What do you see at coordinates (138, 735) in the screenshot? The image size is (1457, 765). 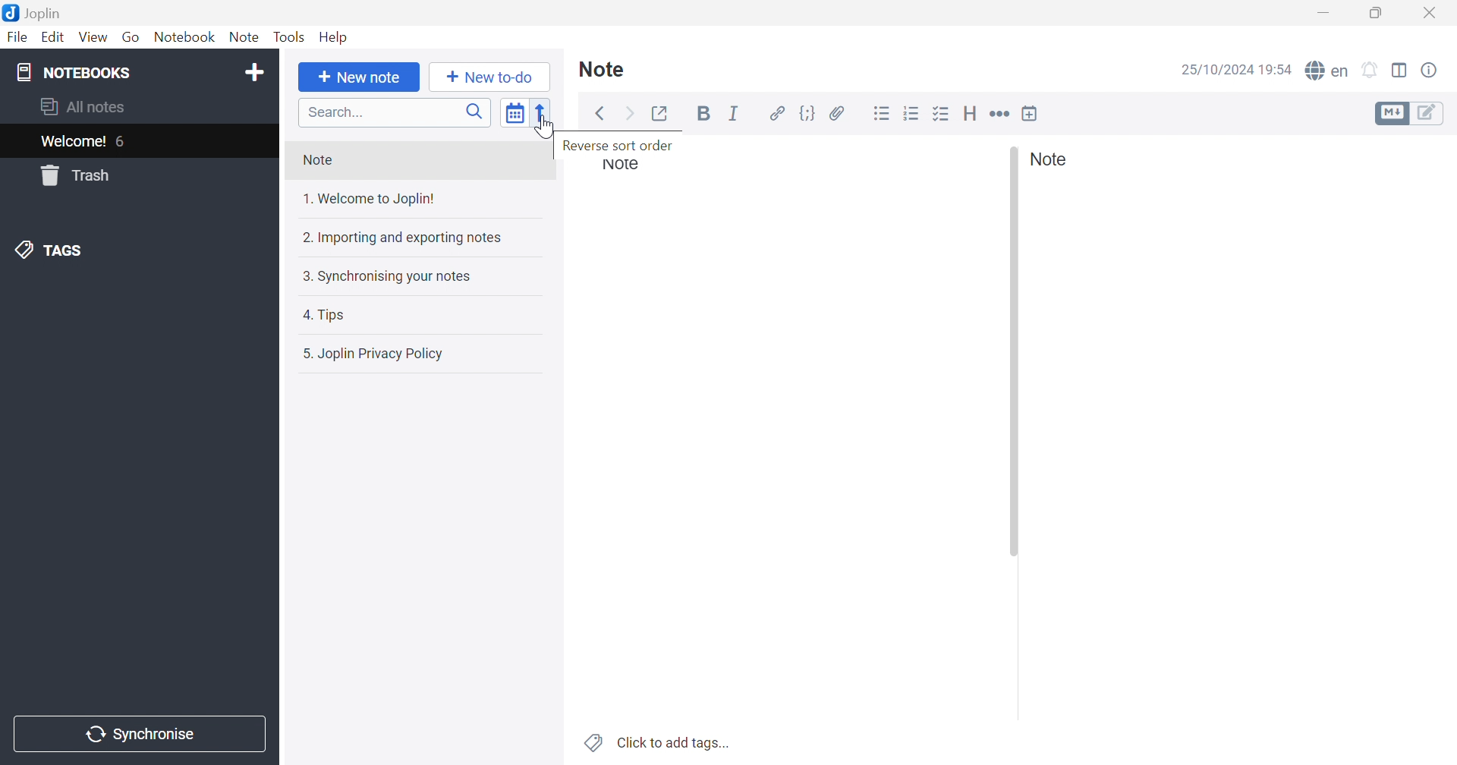 I see `Synchronise` at bounding box center [138, 735].